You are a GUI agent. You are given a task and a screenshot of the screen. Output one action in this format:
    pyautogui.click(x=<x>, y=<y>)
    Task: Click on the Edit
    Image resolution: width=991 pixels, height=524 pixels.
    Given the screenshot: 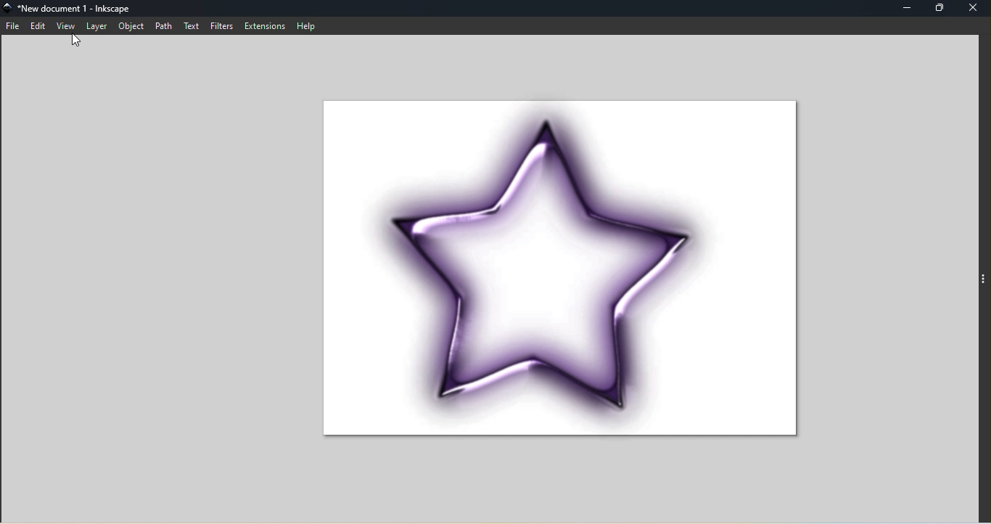 What is the action you would take?
    pyautogui.click(x=36, y=25)
    